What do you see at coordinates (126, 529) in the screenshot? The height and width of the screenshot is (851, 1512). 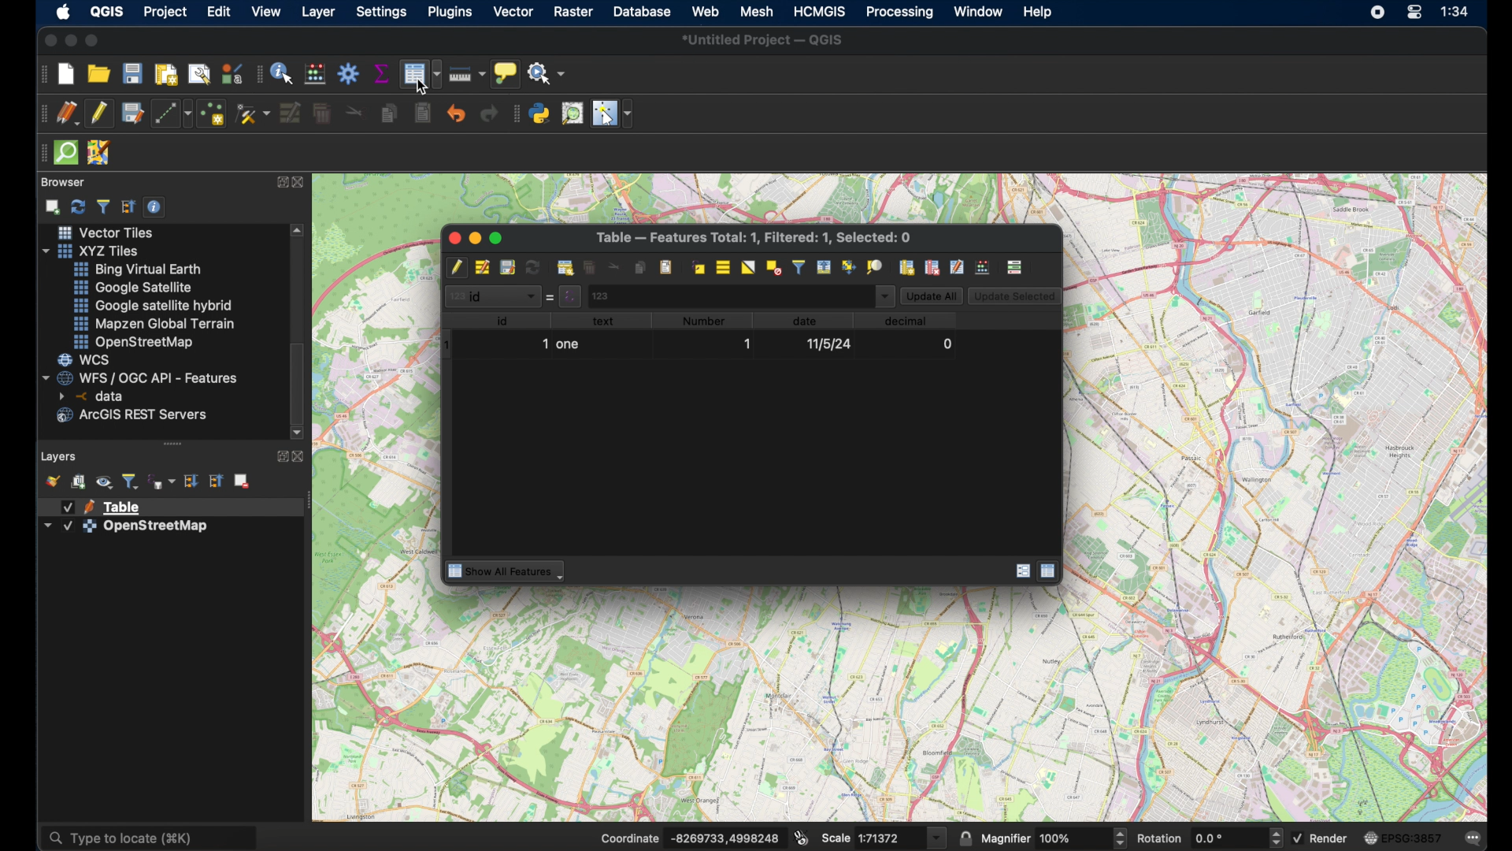 I see `openstreetmap` at bounding box center [126, 529].